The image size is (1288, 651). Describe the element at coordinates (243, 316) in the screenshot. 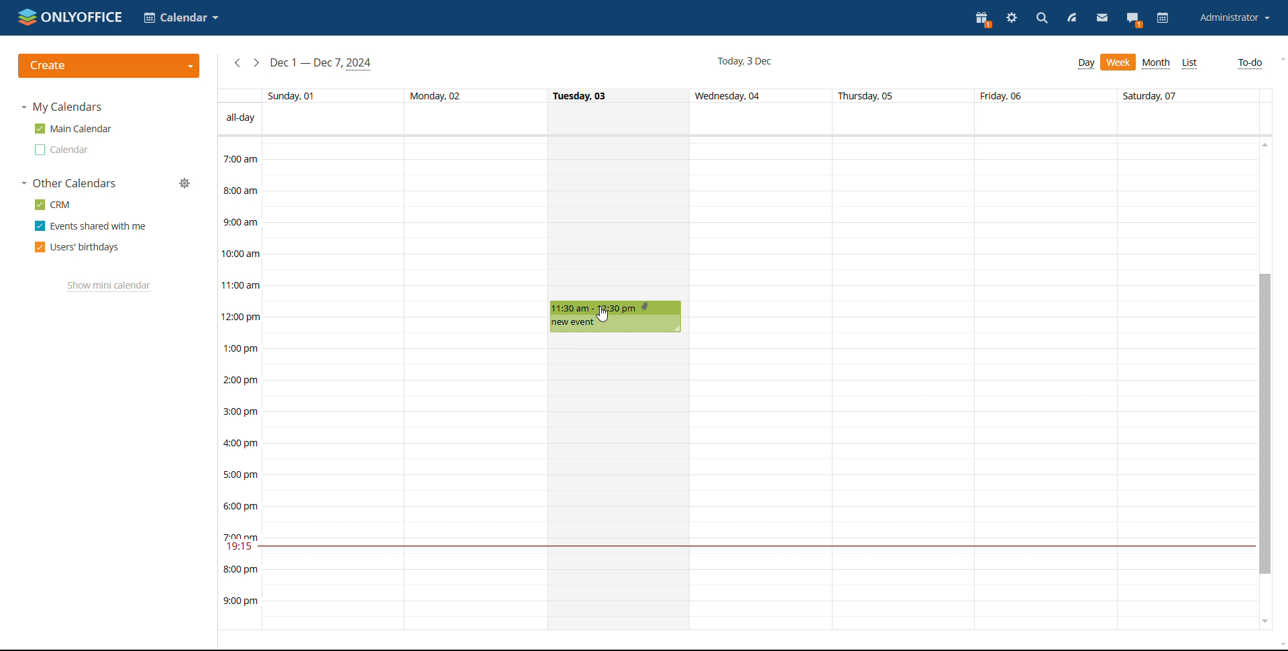

I see `12:00 pm` at that location.